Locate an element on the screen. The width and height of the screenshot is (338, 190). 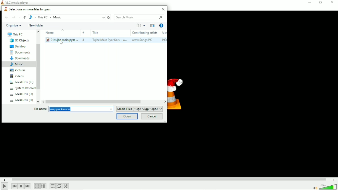
Pictures is located at coordinates (18, 70).